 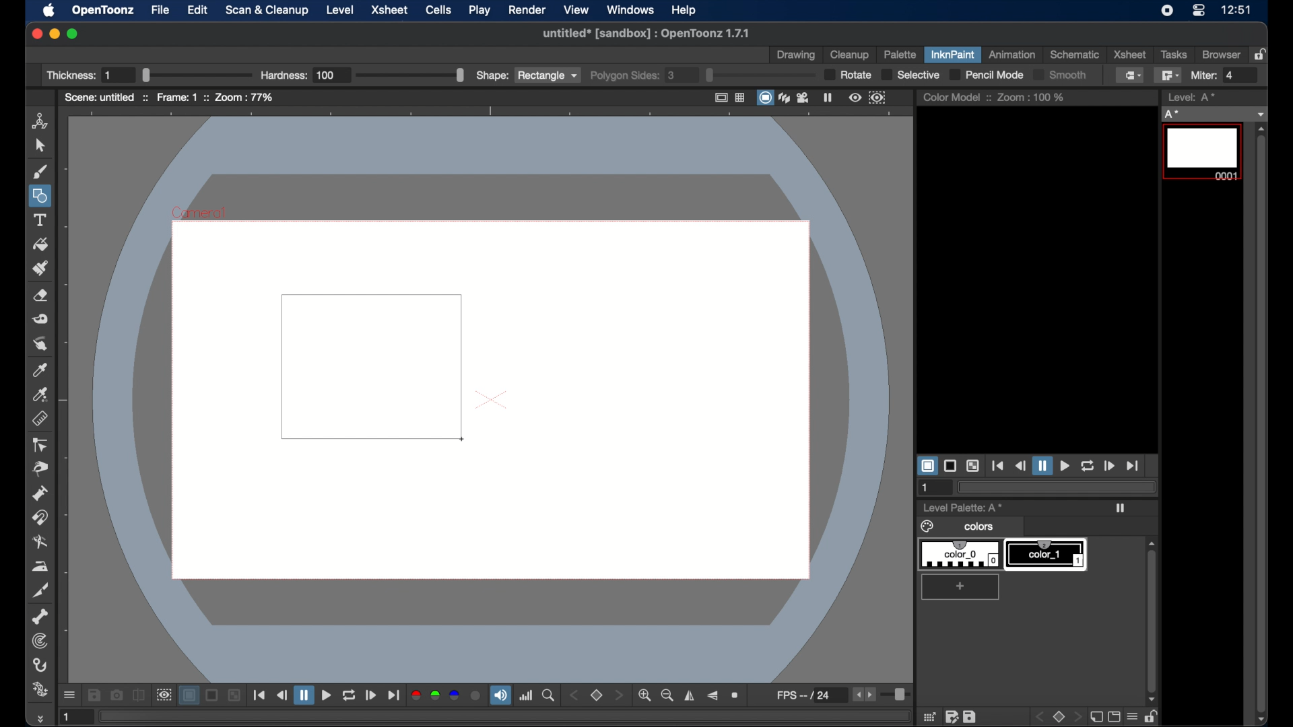 What do you see at coordinates (348, 696) in the screenshot?
I see `repeat` at bounding box center [348, 696].